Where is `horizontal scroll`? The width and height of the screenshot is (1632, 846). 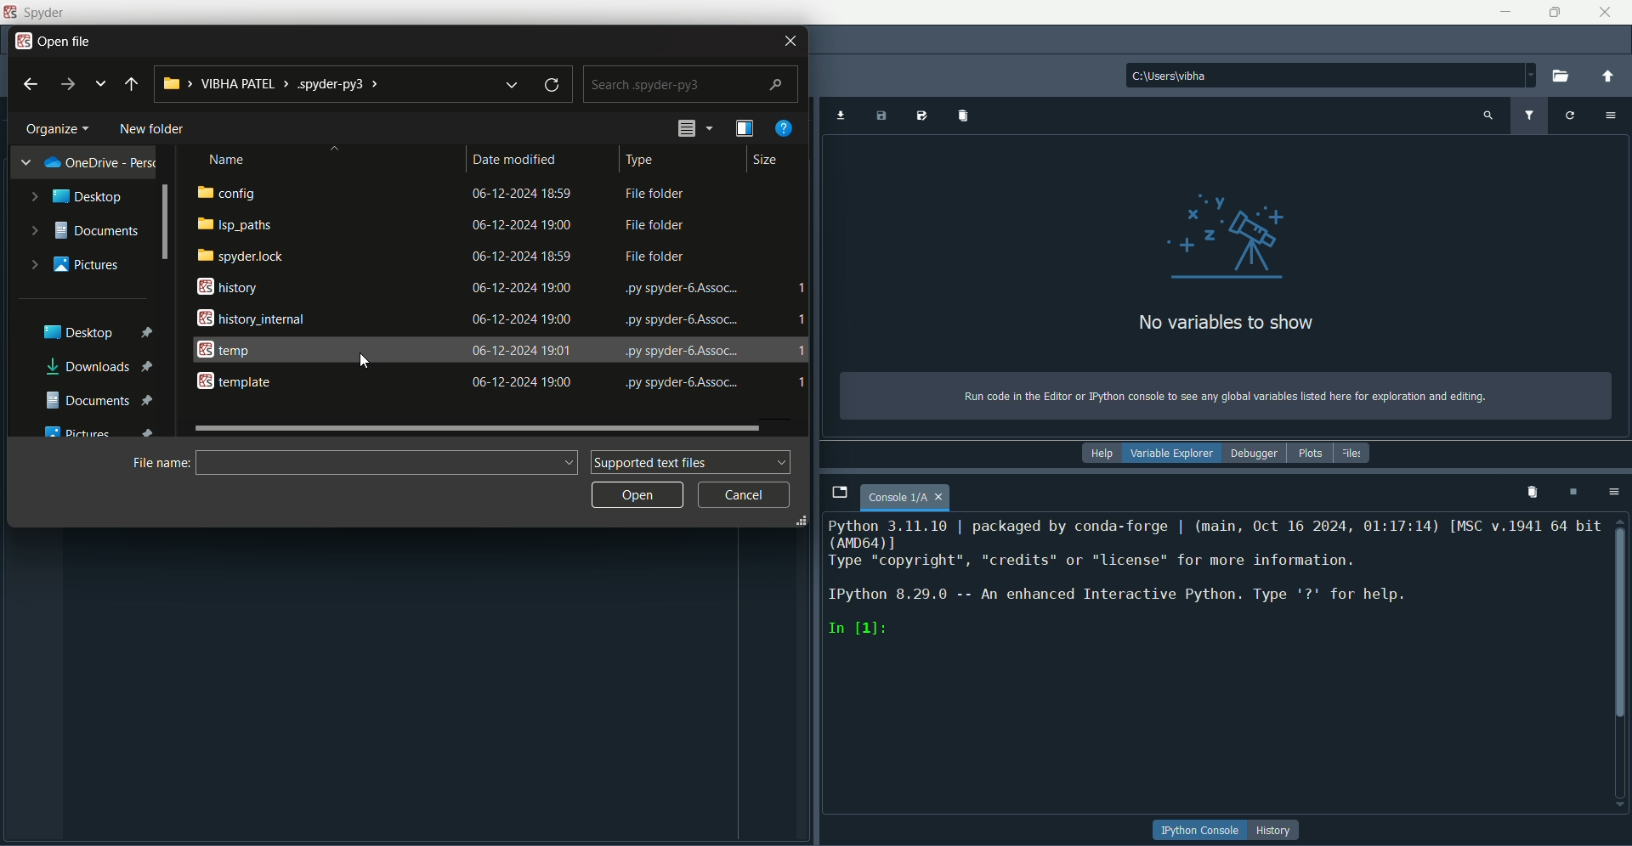
horizontal scroll is located at coordinates (477, 426).